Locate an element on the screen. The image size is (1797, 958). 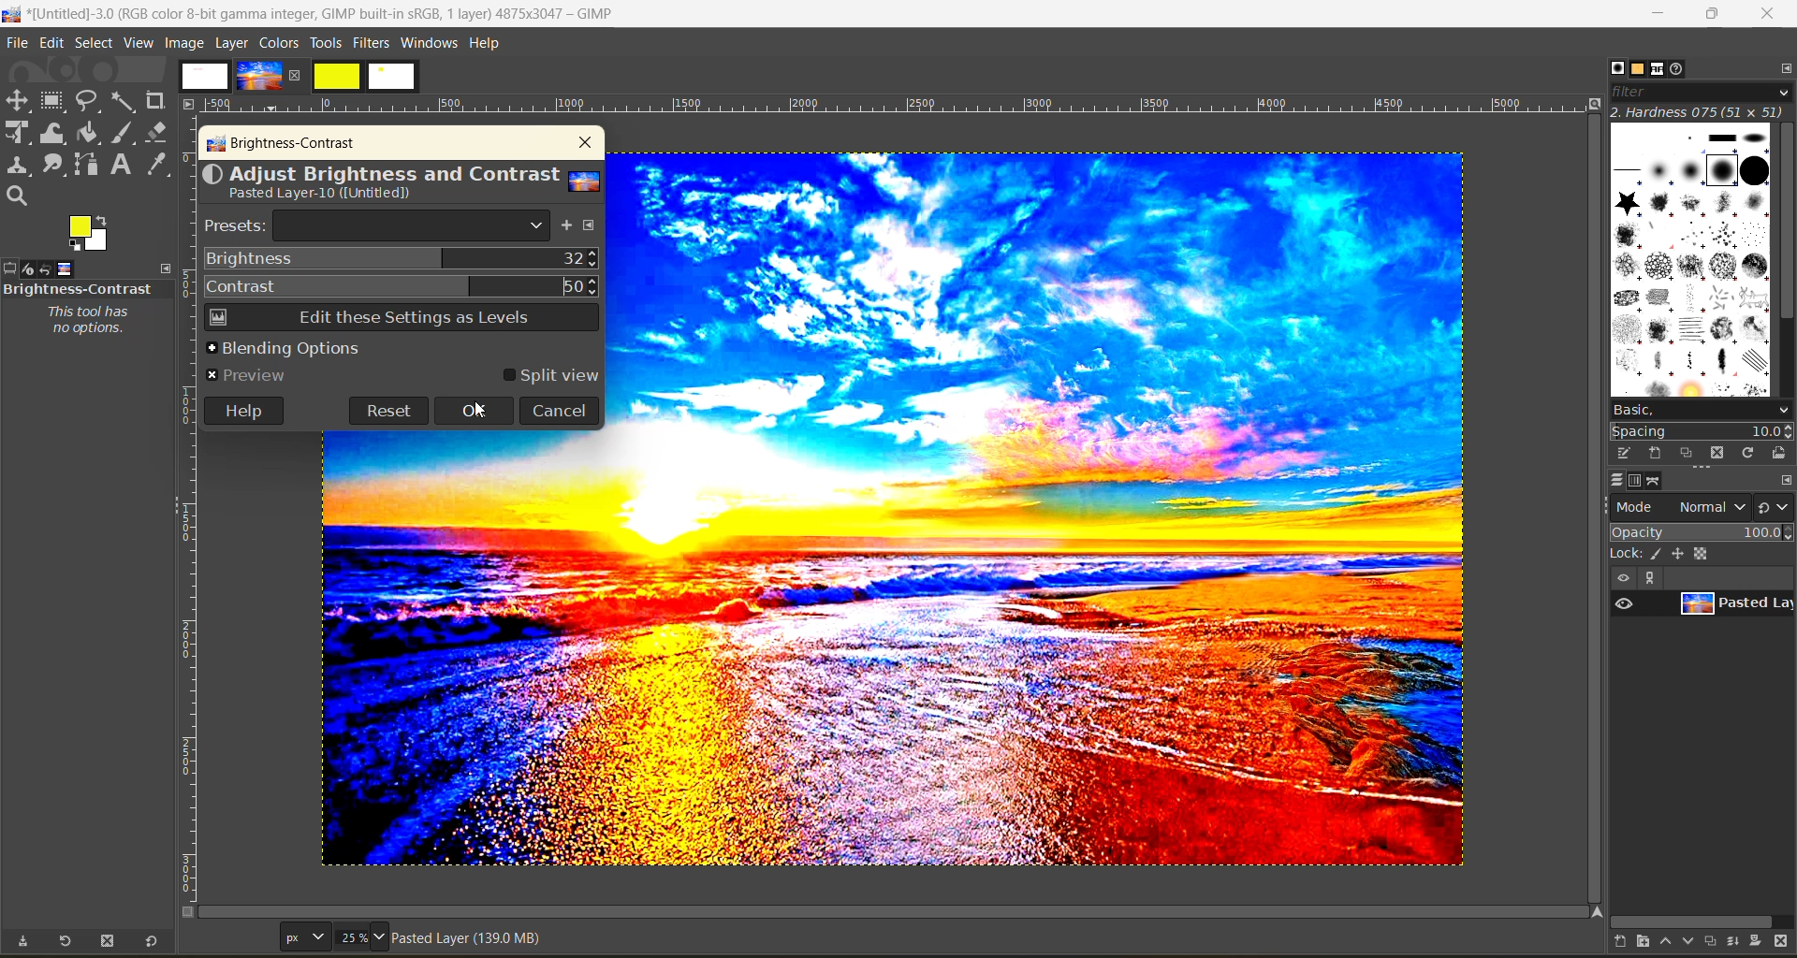
basic is located at coordinates (1701, 410).